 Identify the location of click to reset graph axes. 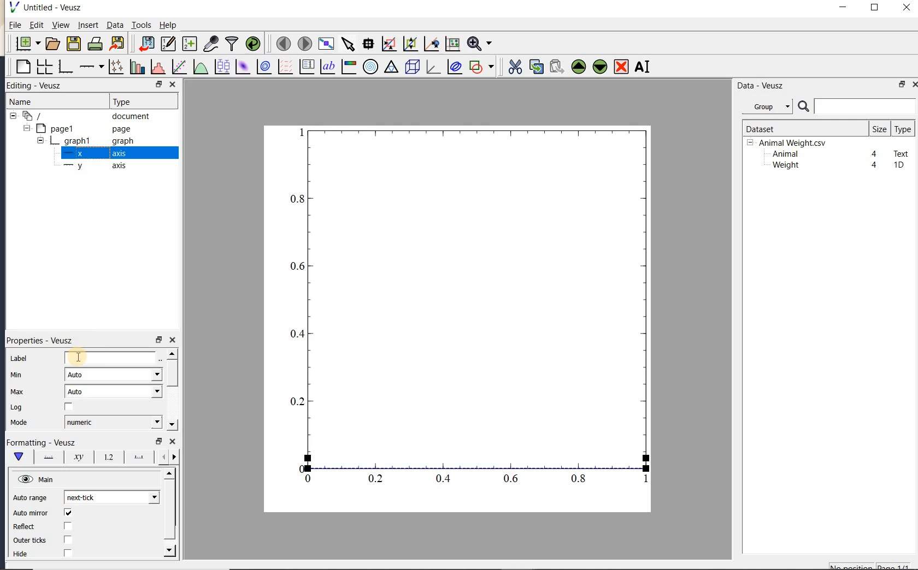
(452, 44).